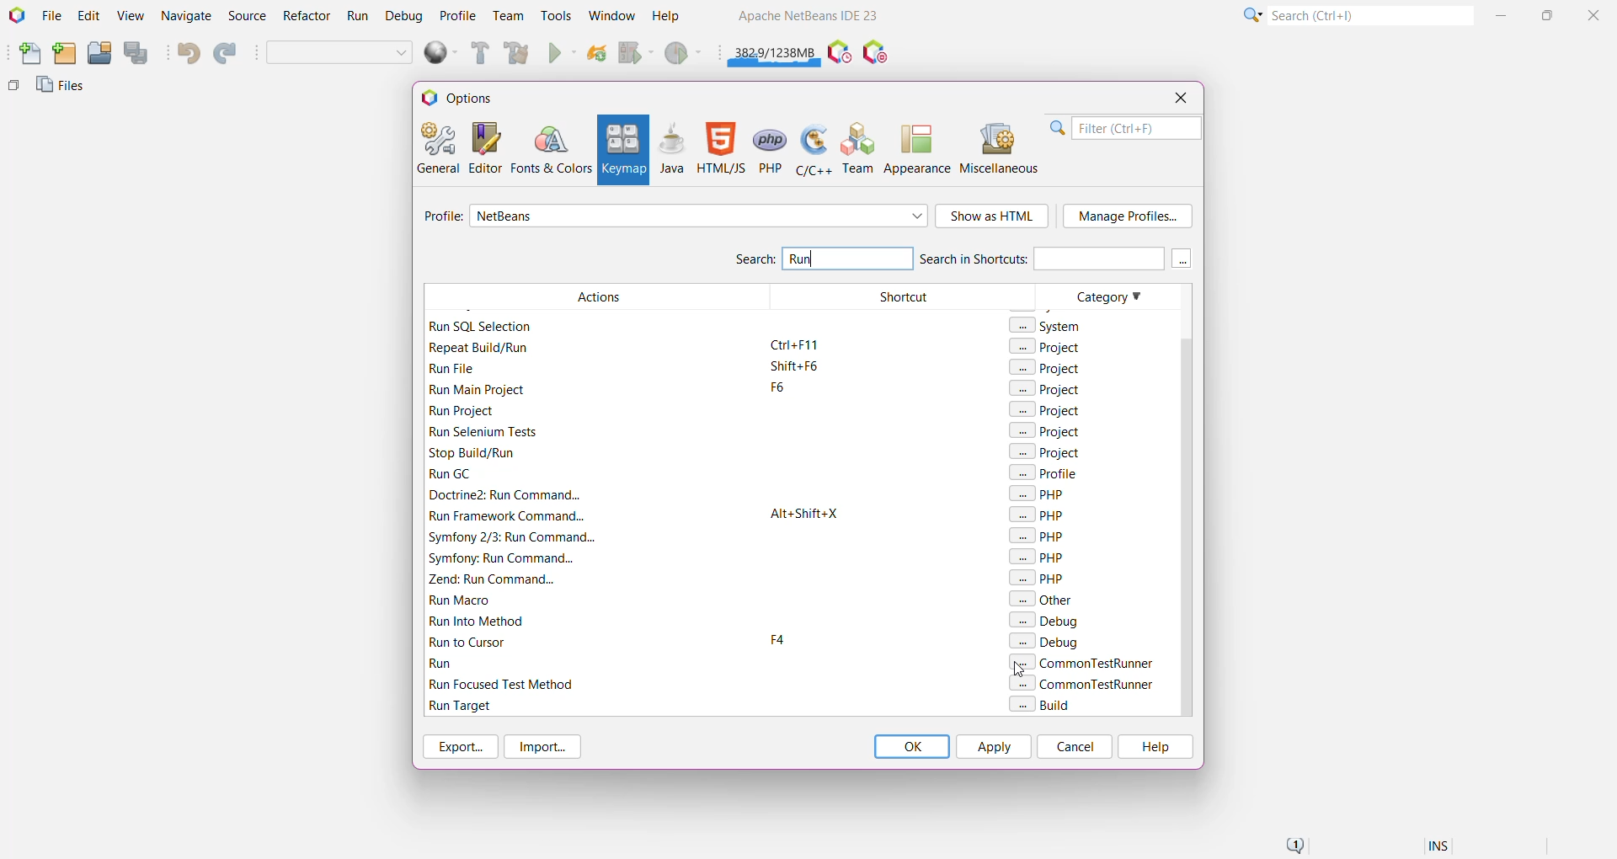  What do you see at coordinates (15, 16) in the screenshot?
I see `Application Logo` at bounding box center [15, 16].